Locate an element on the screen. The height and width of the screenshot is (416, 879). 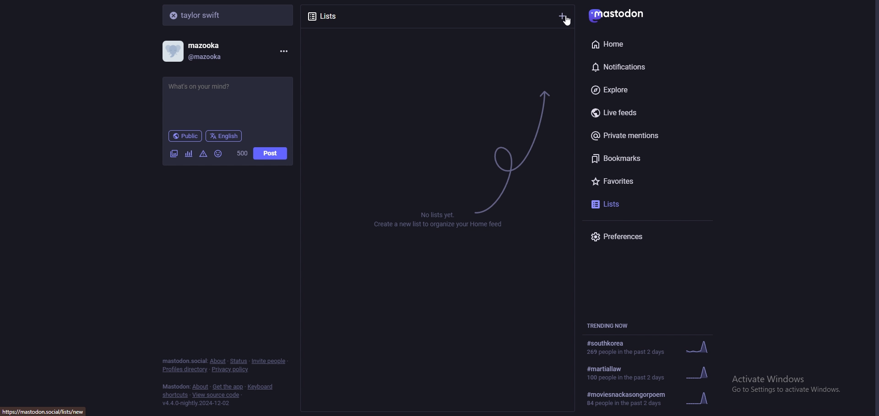
word limit is located at coordinates (241, 153).